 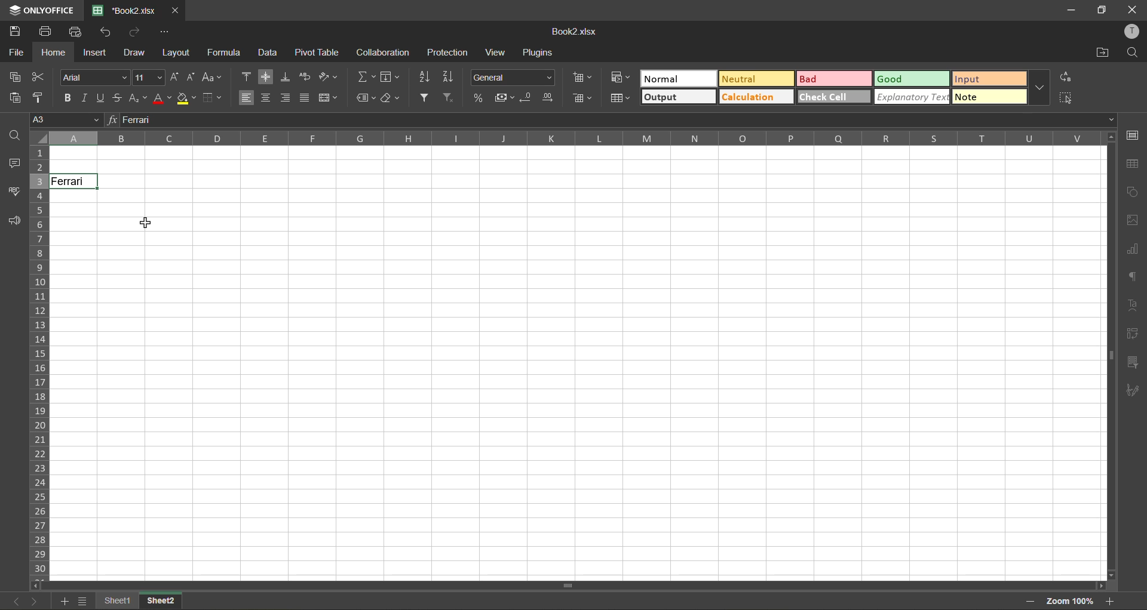 What do you see at coordinates (912, 97) in the screenshot?
I see `explanatory text` at bounding box center [912, 97].